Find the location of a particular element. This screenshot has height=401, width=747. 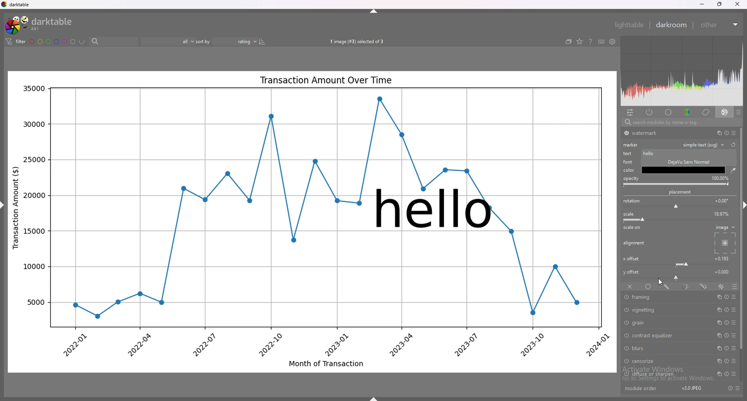

placement is located at coordinates (725, 242).